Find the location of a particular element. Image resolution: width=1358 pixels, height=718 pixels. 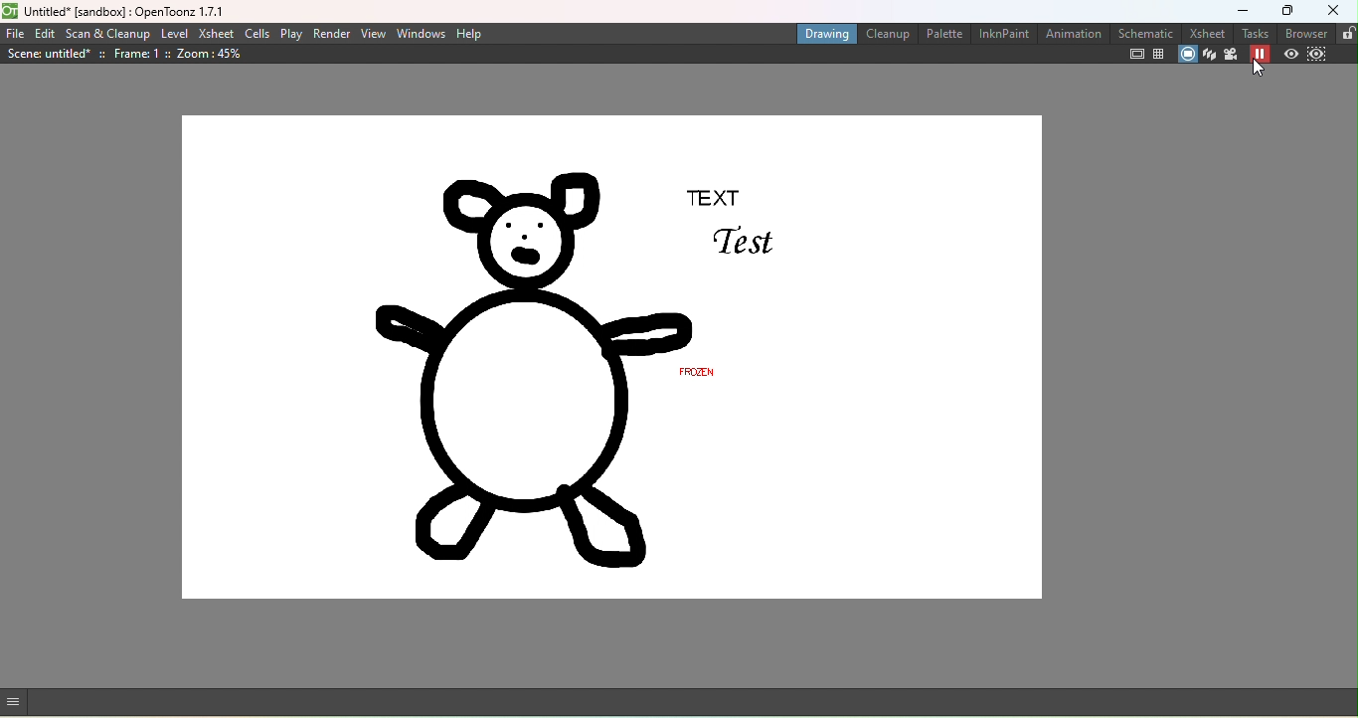

Preview is located at coordinates (1289, 55).